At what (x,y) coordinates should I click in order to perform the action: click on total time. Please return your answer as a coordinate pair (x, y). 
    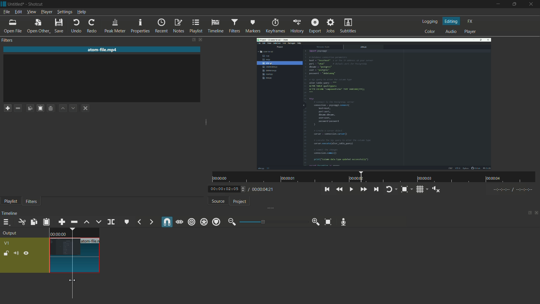
    Looking at the image, I should click on (264, 189).